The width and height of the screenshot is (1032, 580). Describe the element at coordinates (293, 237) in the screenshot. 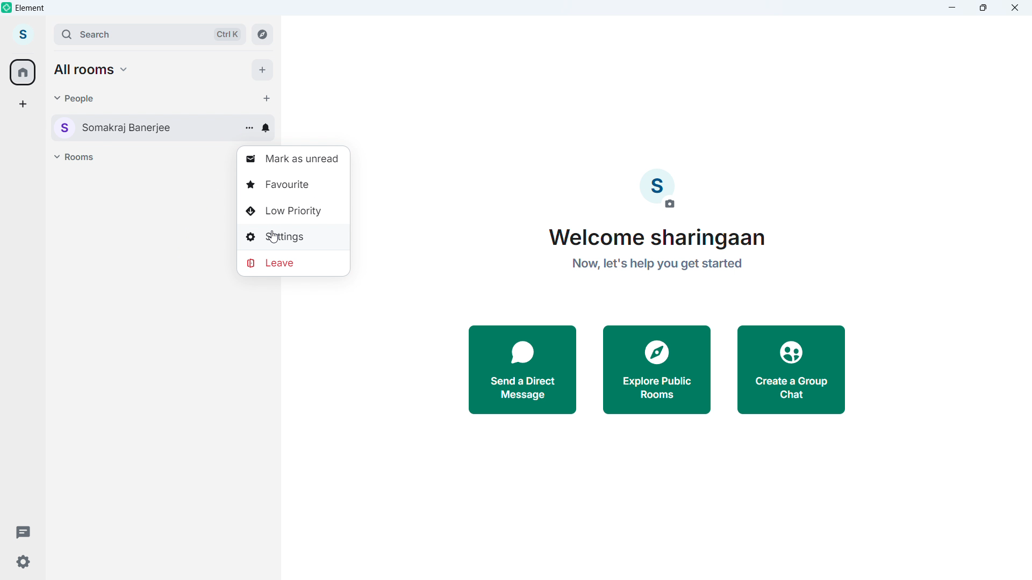

I see `Settings ` at that location.